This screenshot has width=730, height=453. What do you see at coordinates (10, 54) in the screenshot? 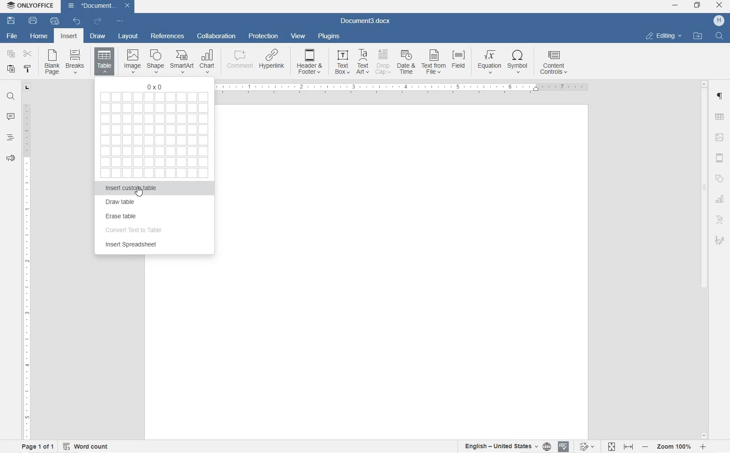
I see `COPY` at bounding box center [10, 54].